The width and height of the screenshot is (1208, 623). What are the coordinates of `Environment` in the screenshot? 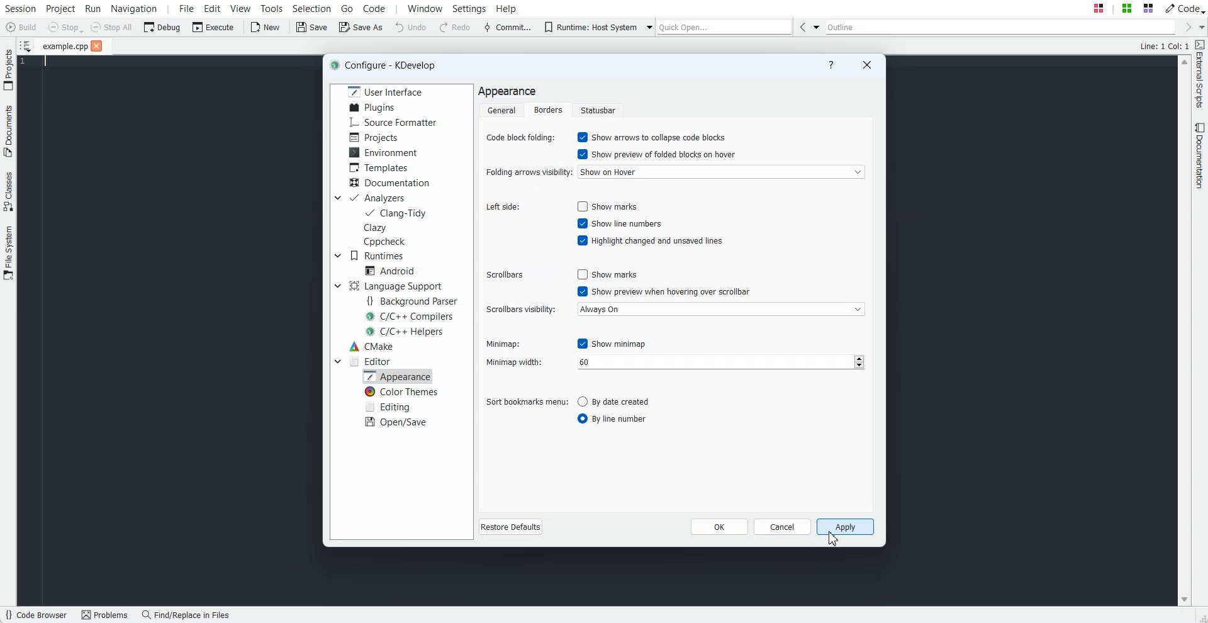 It's located at (382, 152).